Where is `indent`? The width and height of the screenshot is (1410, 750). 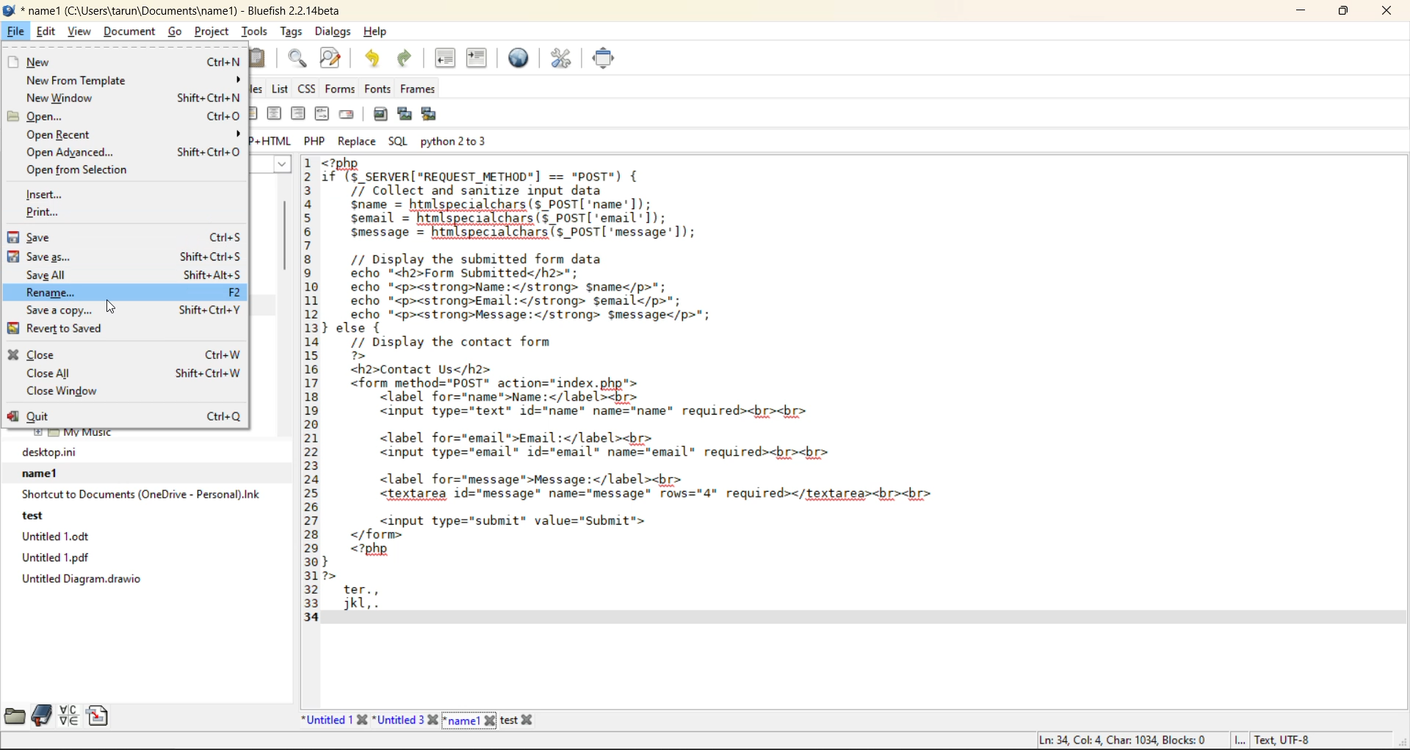 indent is located at coordinates (478, 61).